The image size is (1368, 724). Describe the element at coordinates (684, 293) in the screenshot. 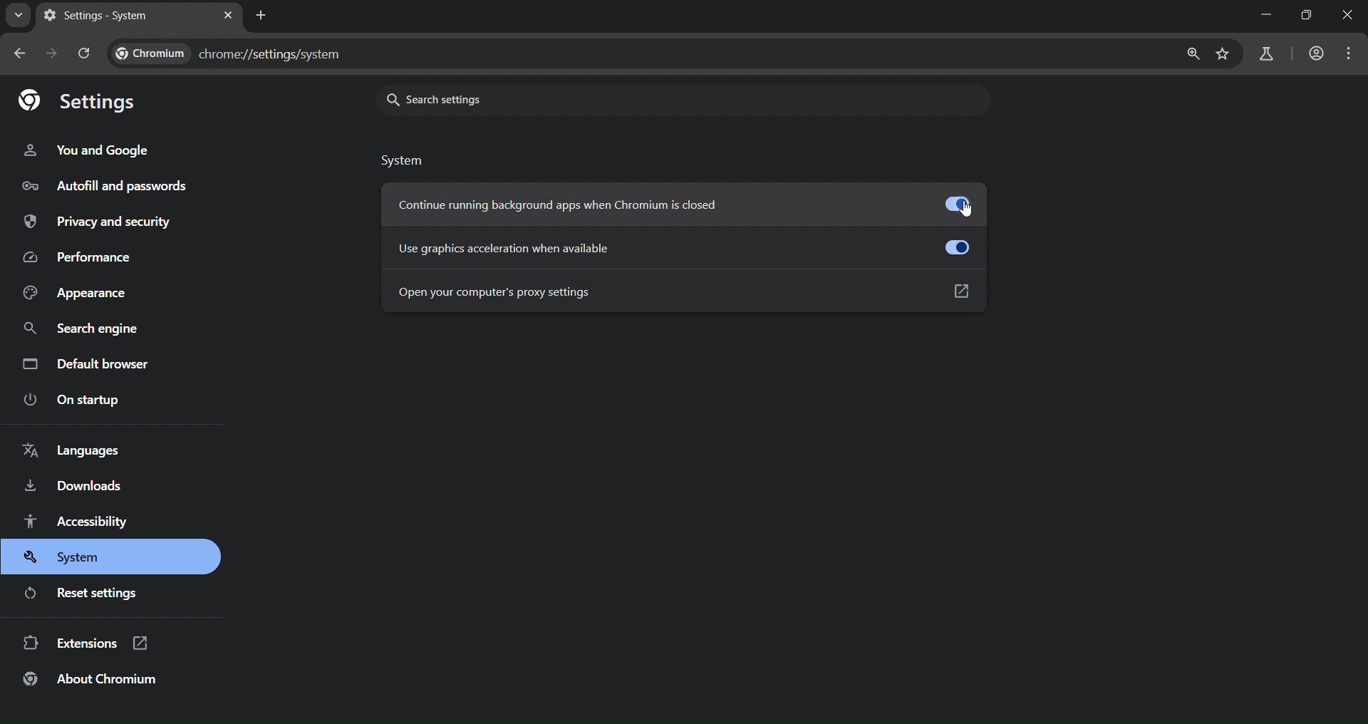

I see `open your computer's proxy settings` at that location.